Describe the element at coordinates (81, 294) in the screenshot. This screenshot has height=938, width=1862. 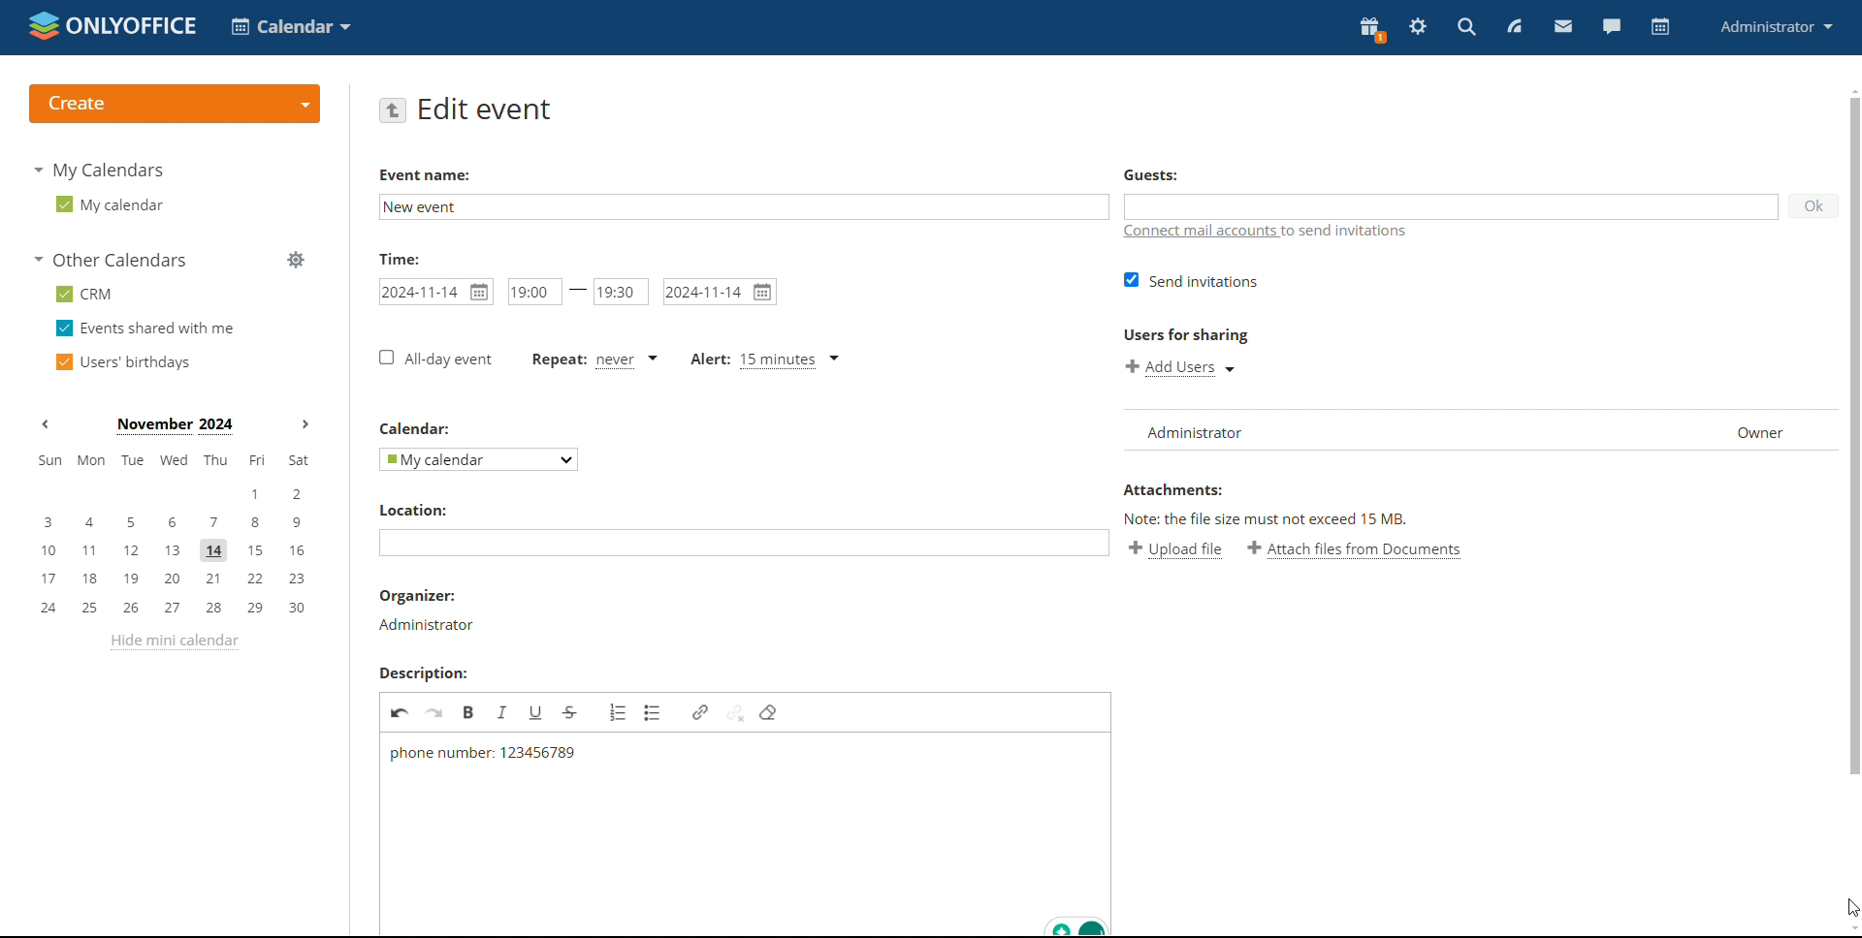
I see `crm` at that location.